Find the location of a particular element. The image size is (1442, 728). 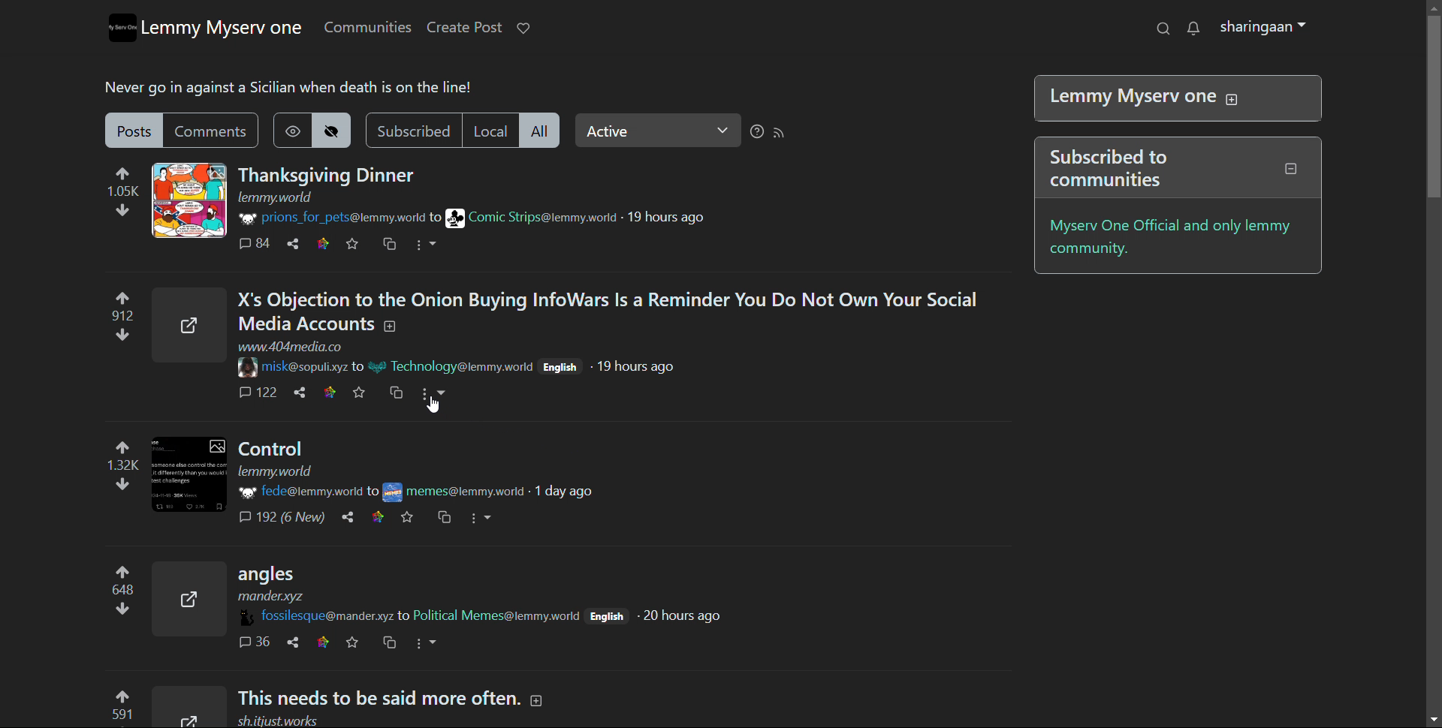

upvote and downvote is located at coordinates (124, 194).